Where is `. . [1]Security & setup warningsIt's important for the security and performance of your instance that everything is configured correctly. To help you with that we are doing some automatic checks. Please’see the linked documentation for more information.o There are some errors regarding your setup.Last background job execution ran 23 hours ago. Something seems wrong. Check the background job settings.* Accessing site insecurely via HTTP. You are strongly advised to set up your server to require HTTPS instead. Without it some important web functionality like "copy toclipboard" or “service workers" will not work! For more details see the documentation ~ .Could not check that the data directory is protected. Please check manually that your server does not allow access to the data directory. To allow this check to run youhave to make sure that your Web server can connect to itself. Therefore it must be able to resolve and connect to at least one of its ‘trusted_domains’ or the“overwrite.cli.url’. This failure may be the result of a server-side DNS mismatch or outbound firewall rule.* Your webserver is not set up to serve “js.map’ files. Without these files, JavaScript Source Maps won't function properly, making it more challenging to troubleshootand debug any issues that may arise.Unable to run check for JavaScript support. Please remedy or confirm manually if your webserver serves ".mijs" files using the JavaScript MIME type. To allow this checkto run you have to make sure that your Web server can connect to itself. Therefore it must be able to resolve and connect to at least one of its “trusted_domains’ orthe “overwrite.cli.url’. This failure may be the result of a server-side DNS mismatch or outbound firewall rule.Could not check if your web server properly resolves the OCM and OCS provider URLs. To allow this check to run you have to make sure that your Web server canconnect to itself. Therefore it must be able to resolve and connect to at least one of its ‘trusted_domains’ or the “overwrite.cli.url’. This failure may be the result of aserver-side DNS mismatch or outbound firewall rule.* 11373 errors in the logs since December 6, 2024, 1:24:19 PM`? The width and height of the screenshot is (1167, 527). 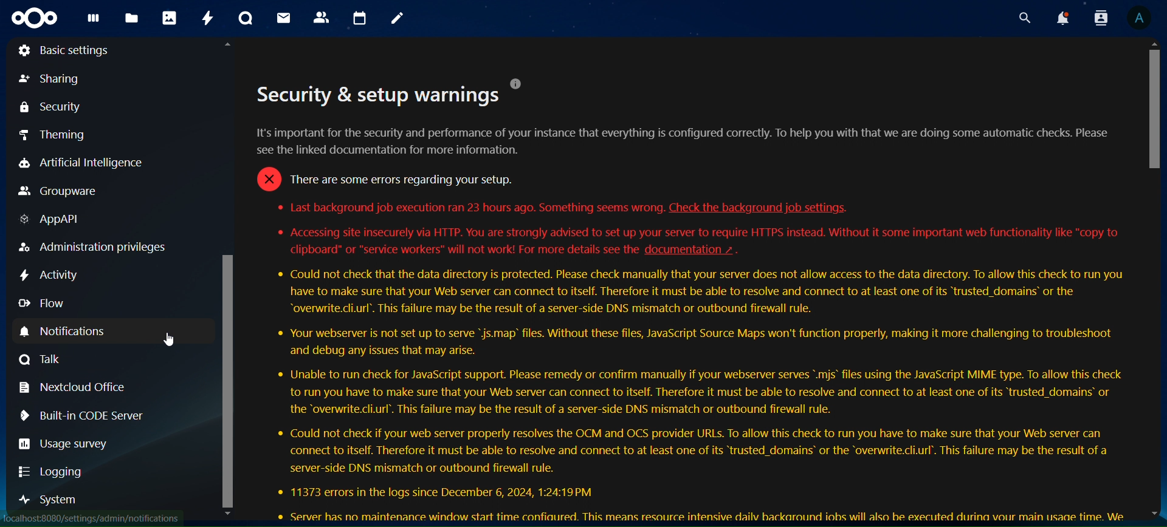
. . [1]Security & setup warningsIt's important for the security and performance of your instance that everything is configured correctly. To help you with that we are doing some automatic checks. Please’see the linked documentation for more information.o There are some errors regarding your setup.Last background job execution ran 23 hours ago. Something seems wrong. Check the background job settings.* Accessing site insecurely via HTTP. You are strongly advised to set up your server to require HTTPS instead. Without it some important web functionality like "copy toclipboard" or “service workers" will not work! For more details see the documentation ~ .Could not check that the data directory is protected. Please check manually that your server does not allow access to the data directory. To allow this check to run youhave to make sure that your Web server can connect to itself. Therefore it must be able to resolve and connect to at least one of its ‘trusted_domains’ or the“overwrite.cli.url’. This failure may be the result of a server-side DNS mismatch or outbound firewall rule.* Your webserver is not set up to serve “js.map’ files. Without these files, JavaScript Source Maps won't function properly, making it more challenging to troubleshootand debug any issues that may arise.Unable to run check for JavaScript support. Please remedy or confirm manually if your webserver serves ".mijs" files using the JavaScript MIME type. To allow this checkto run you have to make sure that your Web server can connect to itself. Therefore it must be able to resolve and connect to at least one of its “trusted_domains’ orthe “overwrite.cli.url’. This failure may be the result of a server-side DNS mismatch or outbound firewall rule.Could not check if your web server properly resolves the OCM and OCS provider URLs. To allow this check to run you have to make sure that your Web server canconnect to itself. Therefore it must be able to resolve and connect to at least one of its ‘trusted_domains’ or the “overwrite.cli.url’. This failure may be the result of aserver-side DNS mismatch or outbound firewall rule.* 11373 errors in the logs since December 6, 2024, 1:24:19 PM is located at coordinates (690, 302).